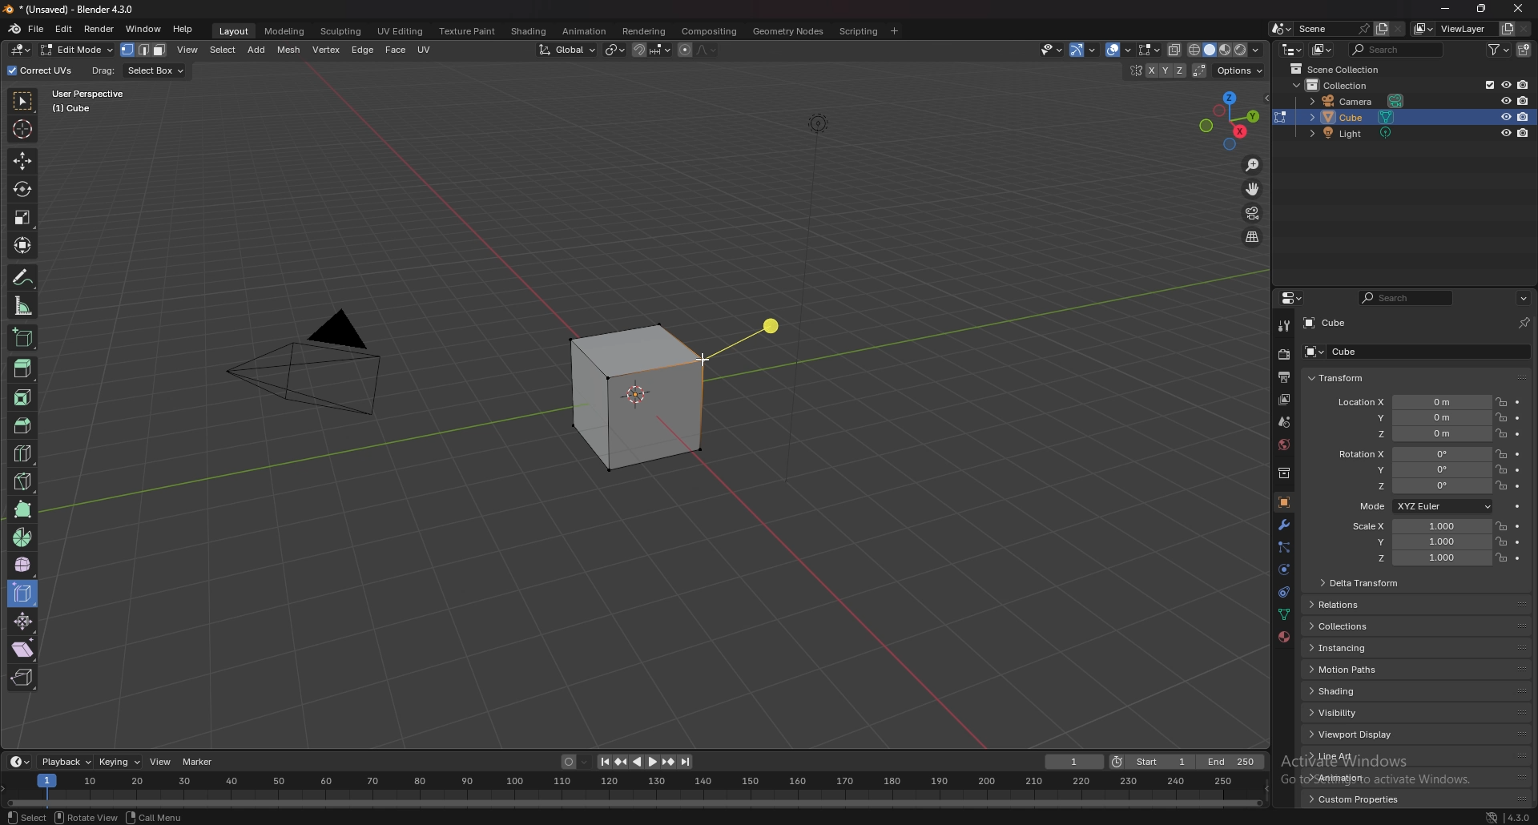  Describe the element at coordinates (467, 31) in the screenshot. I see `texture paint` at that location.